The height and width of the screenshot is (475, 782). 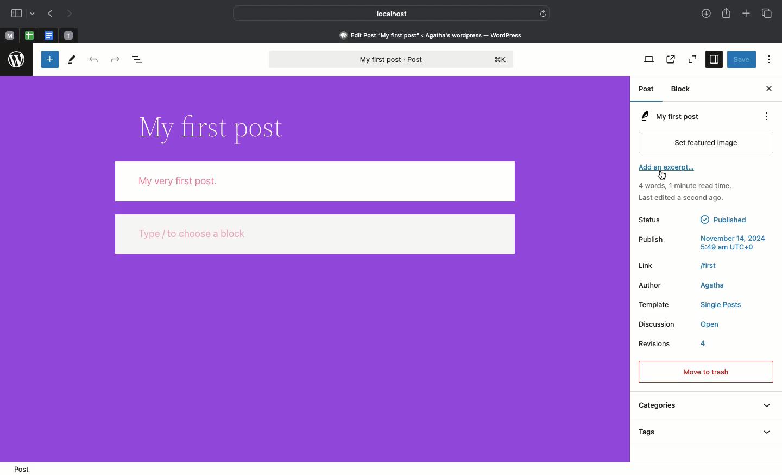 What do you see at coordinates (669, 116) in the screenshot?
I see `My first post` at bounding box center [669, 116].